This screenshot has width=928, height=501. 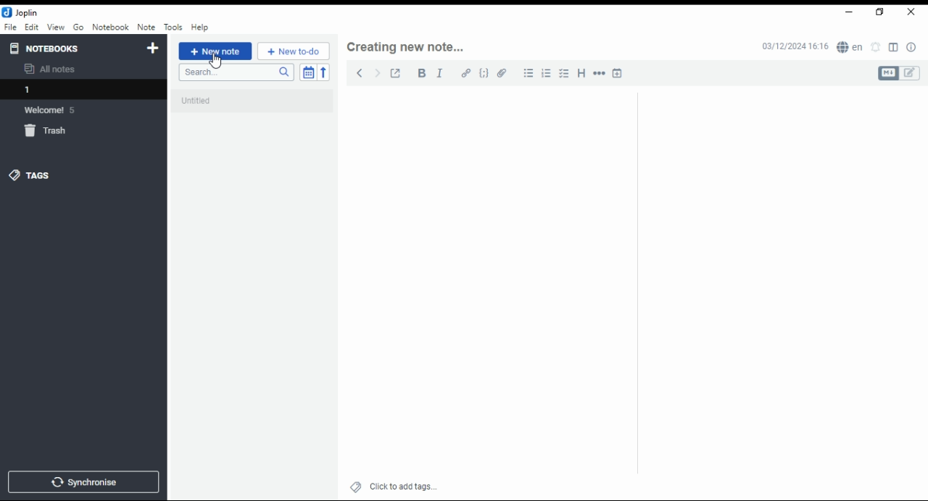 What do you see at coordinates (53, 109) in the screenshot?
I see `notebook: welcome` at bounding box center [53, 109].